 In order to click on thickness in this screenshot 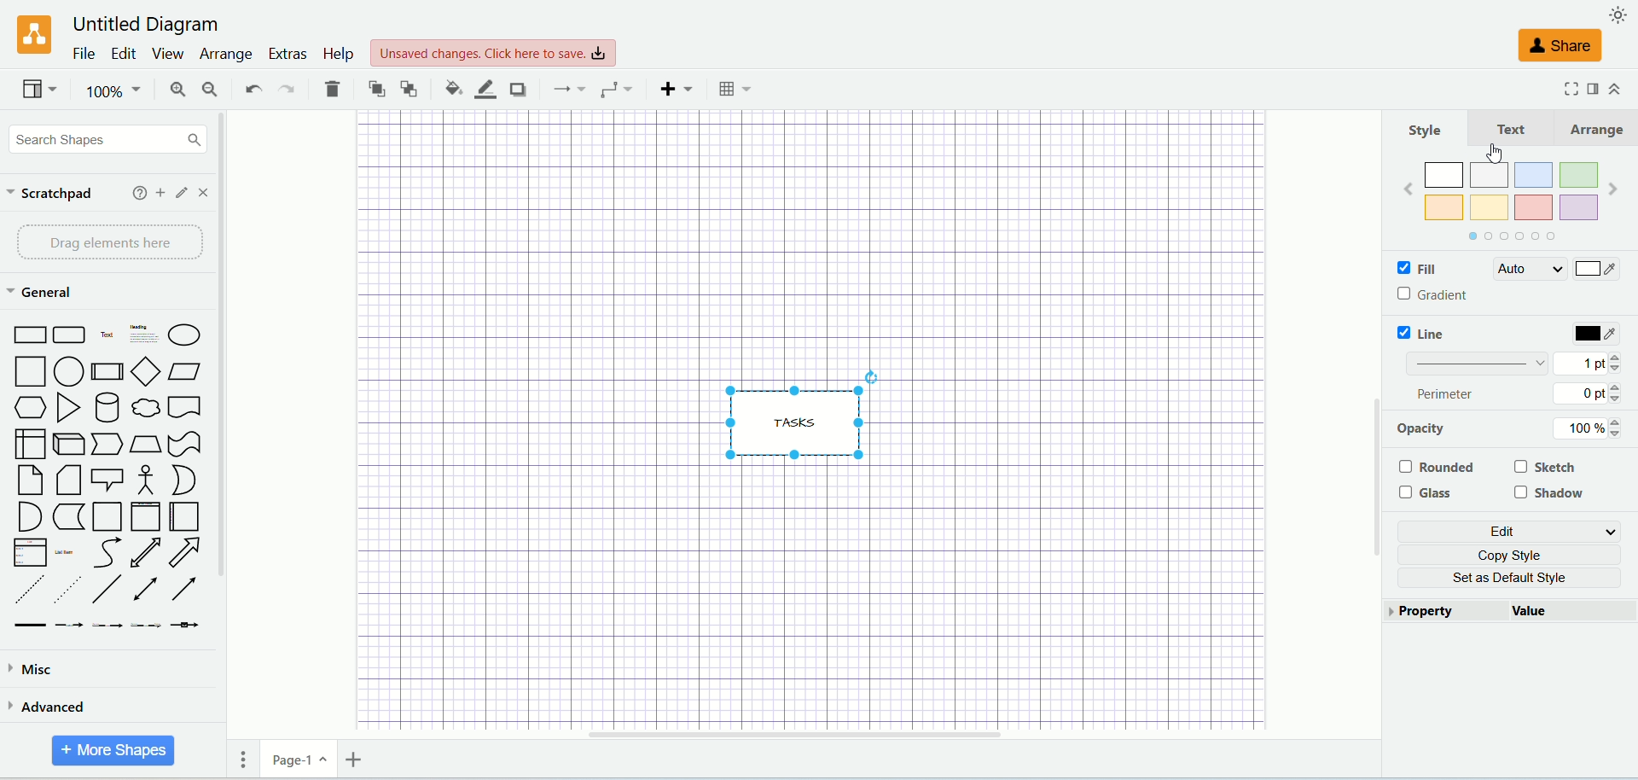, I will do `click(1472, 364)`.